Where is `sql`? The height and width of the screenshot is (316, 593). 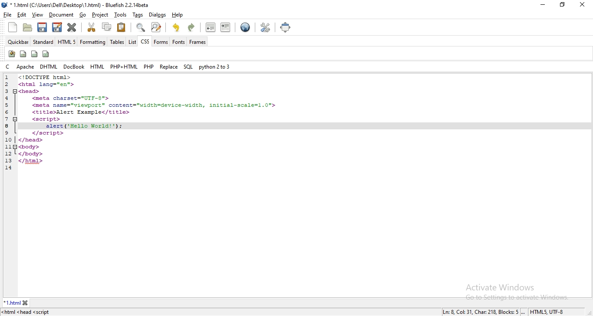
sql is located at coordinates (188, 67).